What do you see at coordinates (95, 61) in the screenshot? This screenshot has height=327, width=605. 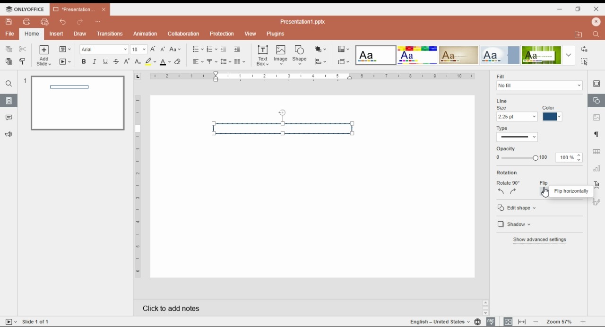 I see `italics` at bounding box center [95, 61].